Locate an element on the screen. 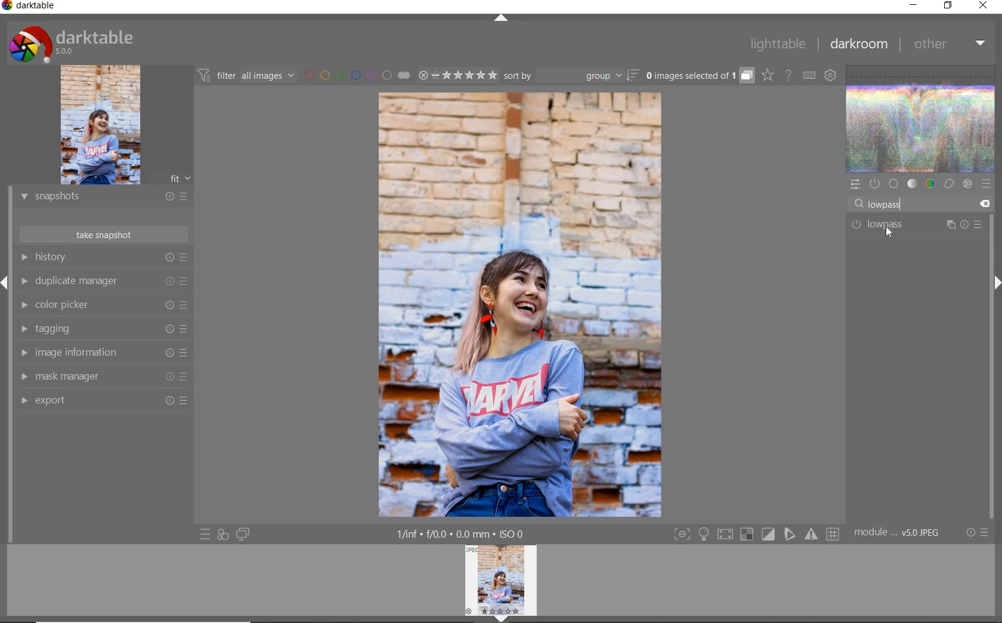  base is located at coordinates (893, 184).